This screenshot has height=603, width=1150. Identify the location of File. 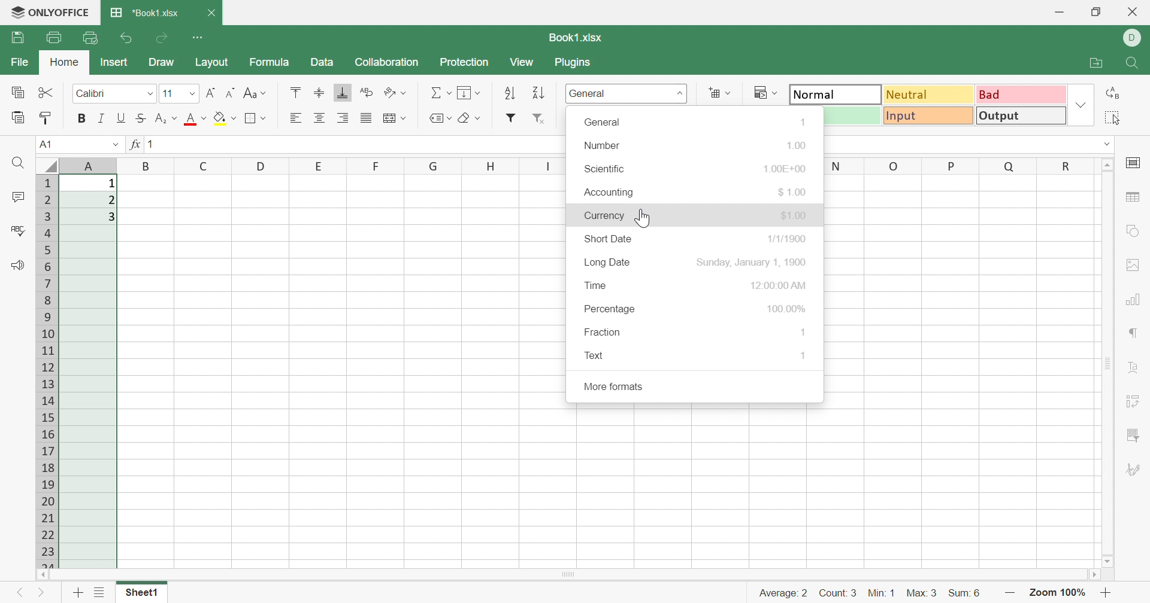
(22, 62).